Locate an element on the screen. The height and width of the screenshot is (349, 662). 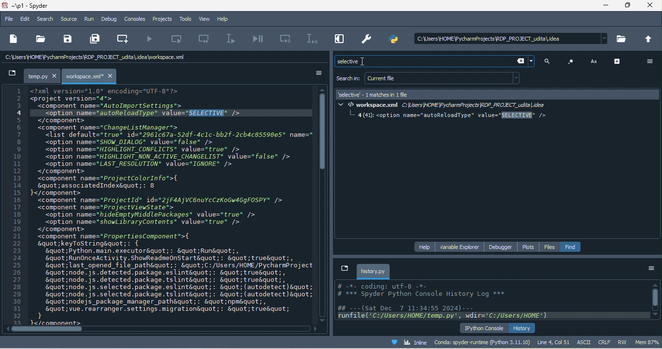
option is located at coordinates (314, 73).